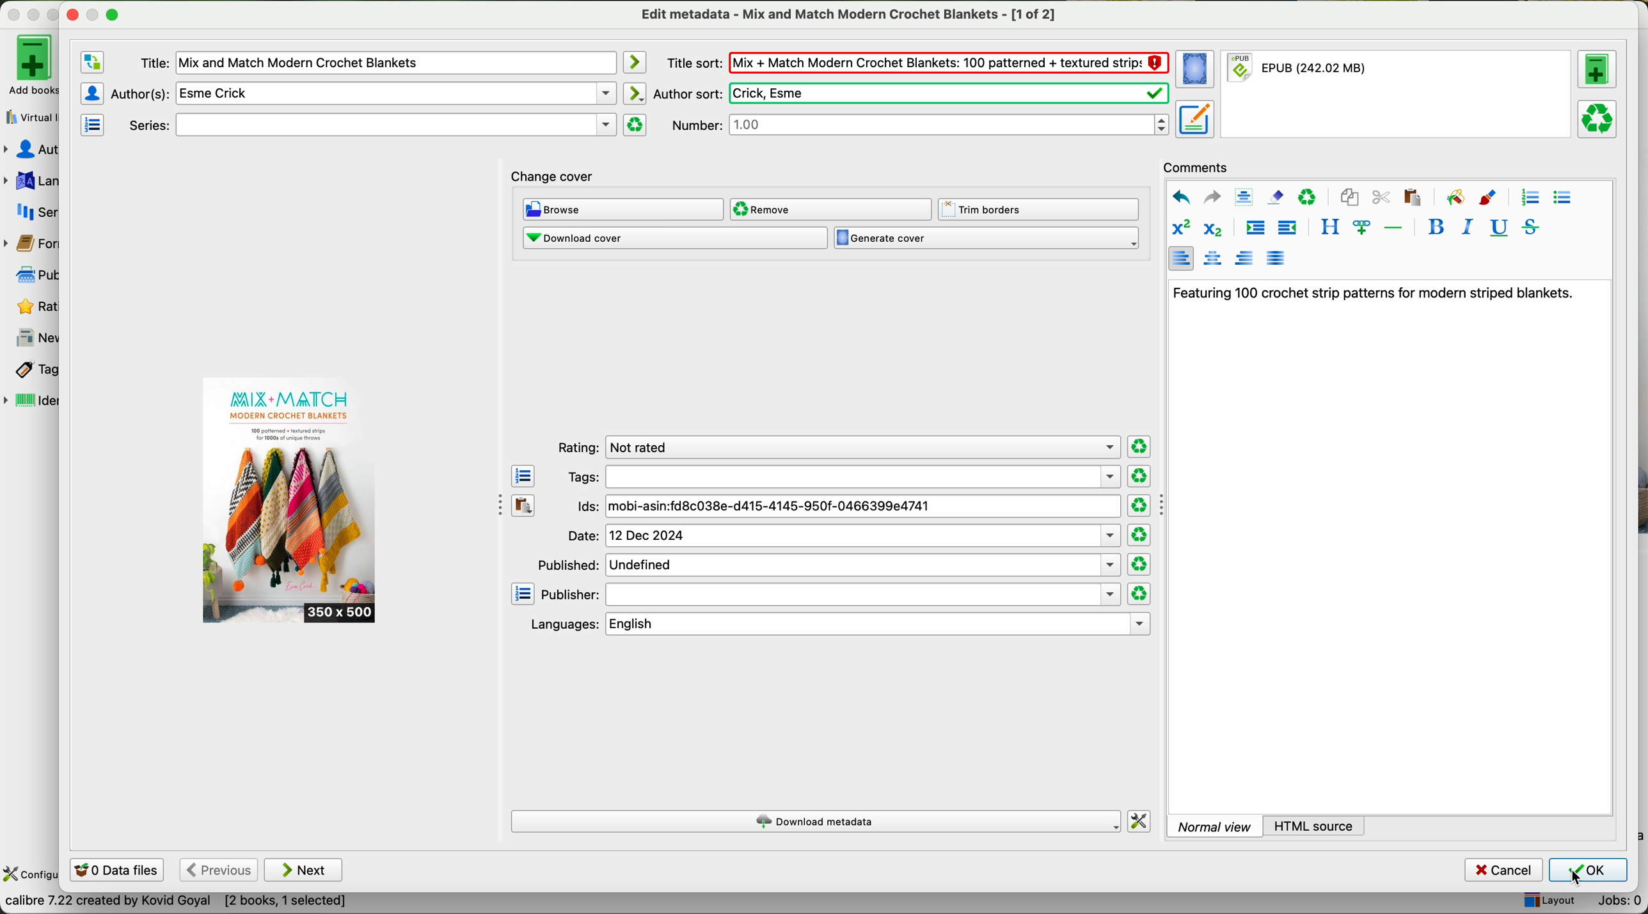 Image resolution: width=1648 pixels, height=914 pixels. I want to click on rating, so click(836, 448).